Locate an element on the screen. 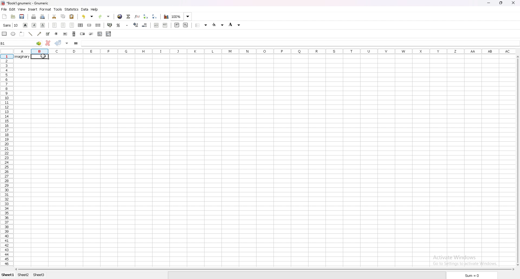 This screenshot has height=279, width=520. merge cells is located at coordinates (89, 25).